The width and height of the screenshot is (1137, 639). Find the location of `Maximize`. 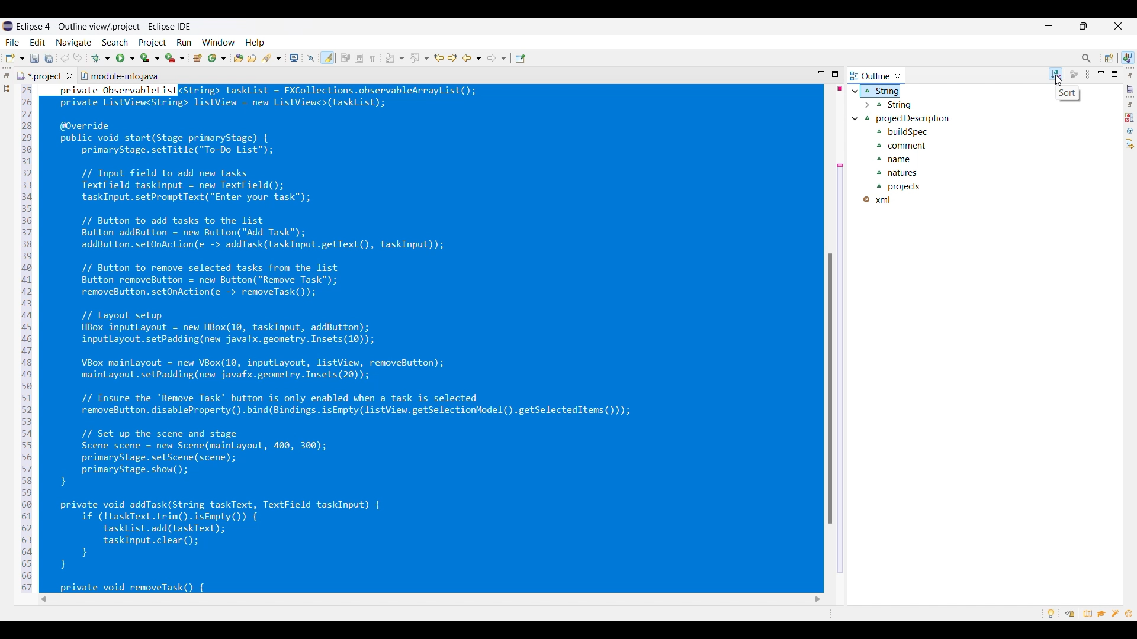

Maximize is located at coordinates (1114, 74).